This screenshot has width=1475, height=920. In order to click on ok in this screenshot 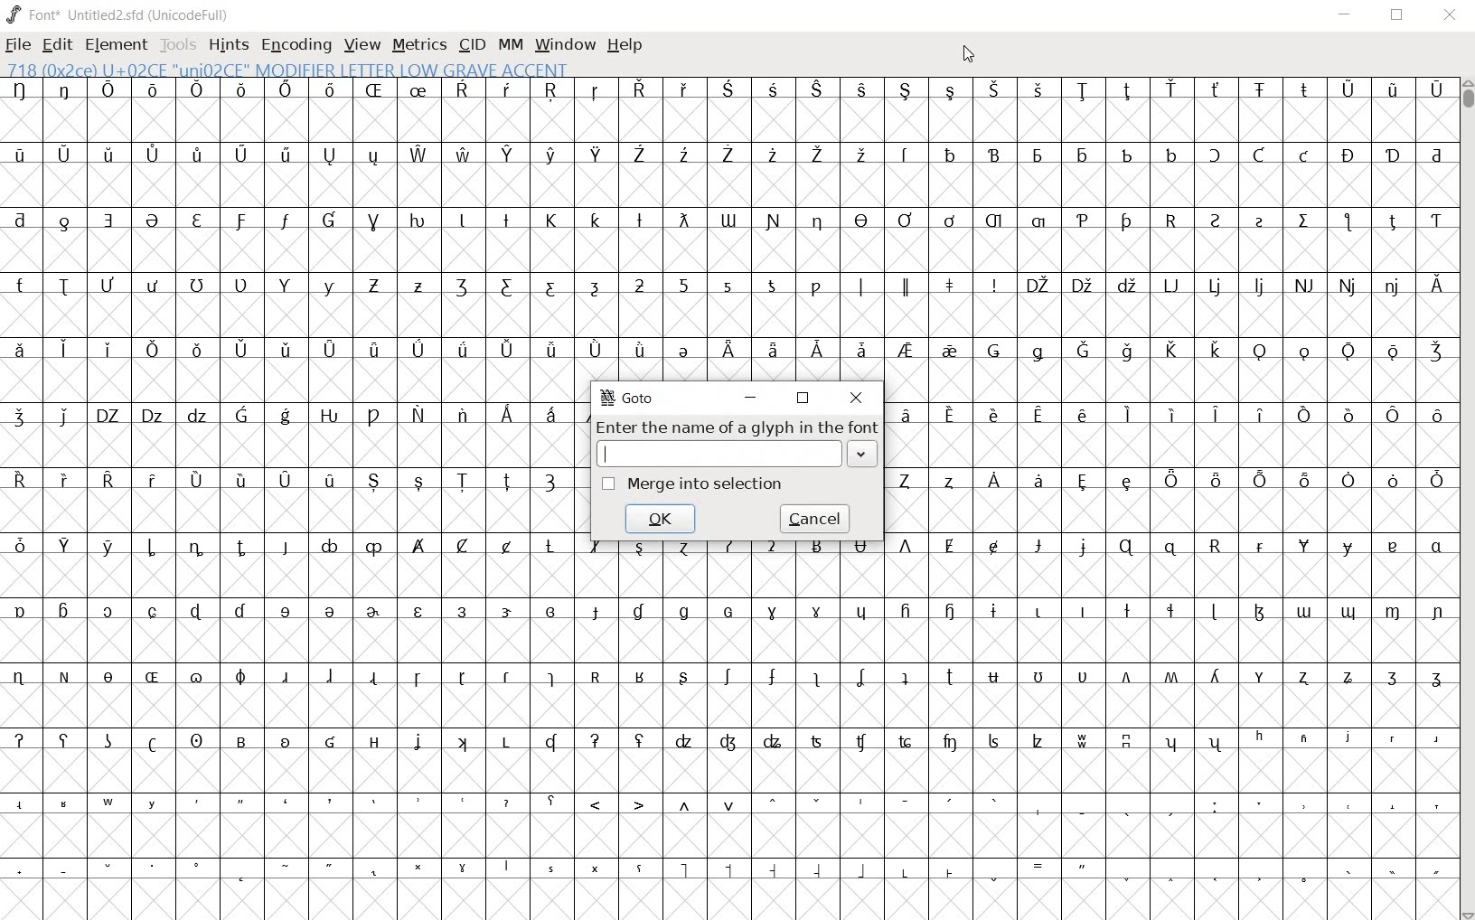, I will do `click(662, 517)`.